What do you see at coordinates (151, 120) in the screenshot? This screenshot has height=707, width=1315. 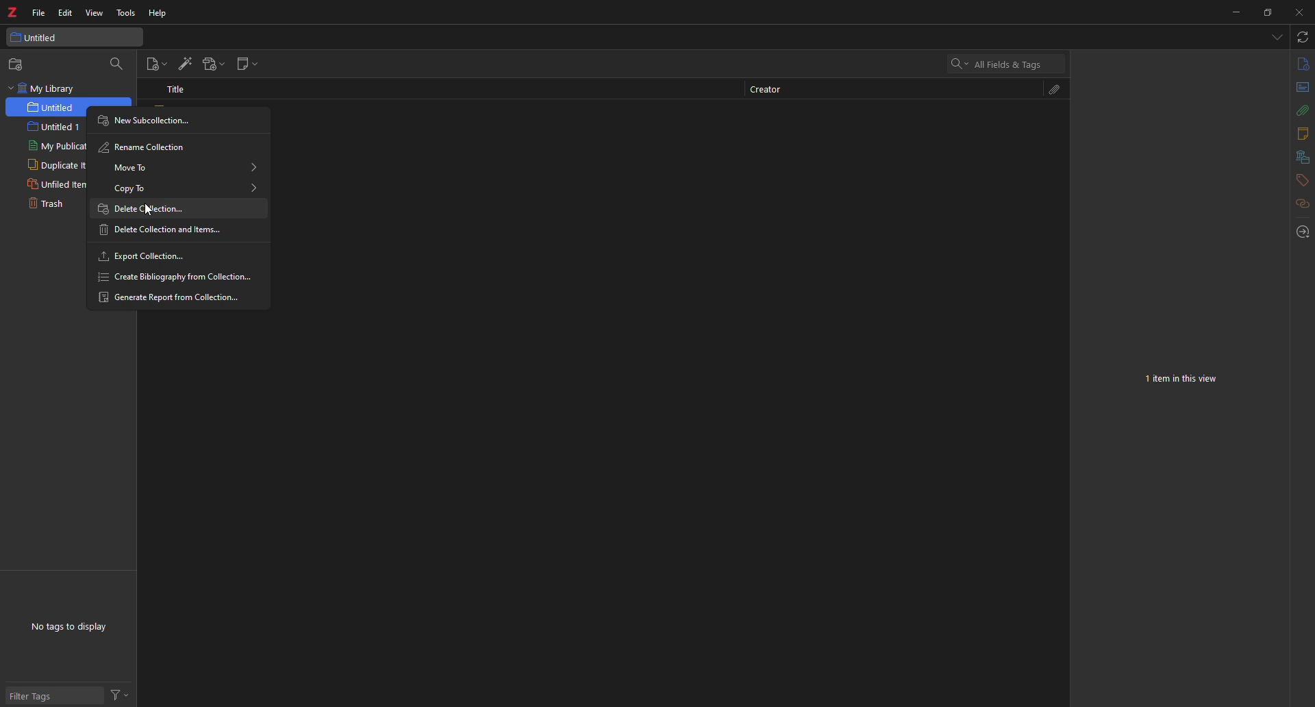 I see `new subcollection` at bounding box center [151, 120].